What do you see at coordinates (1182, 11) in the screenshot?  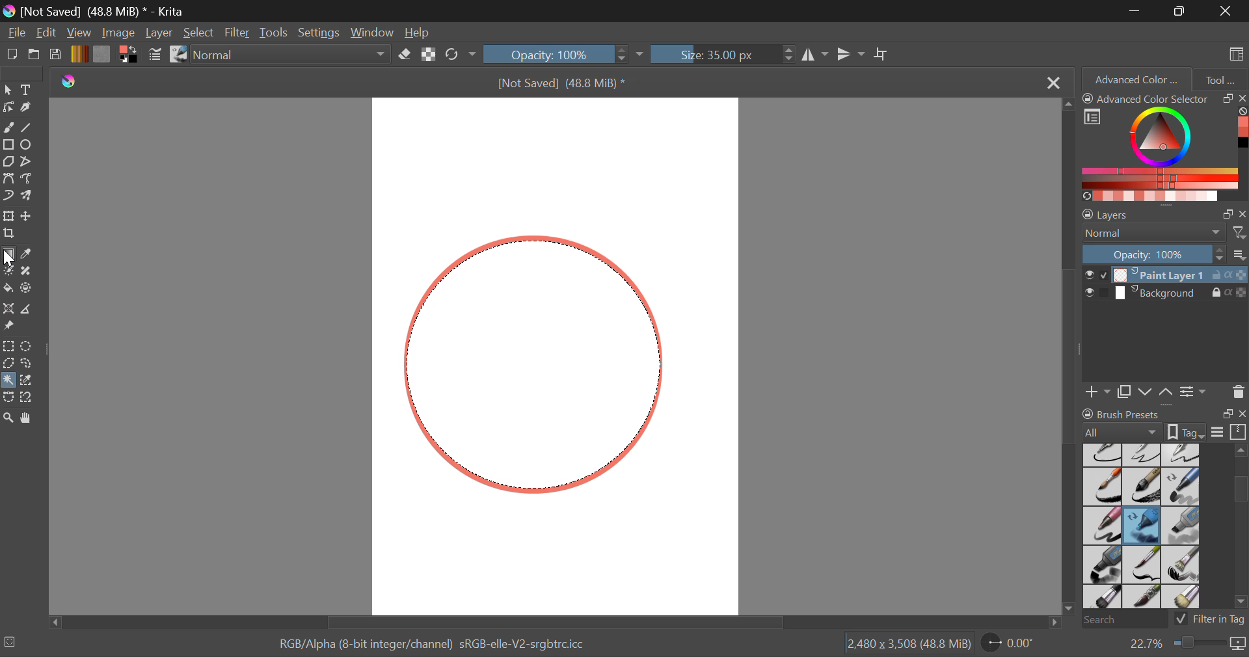 I see `Minimize` at bounding box center [1182, 11].